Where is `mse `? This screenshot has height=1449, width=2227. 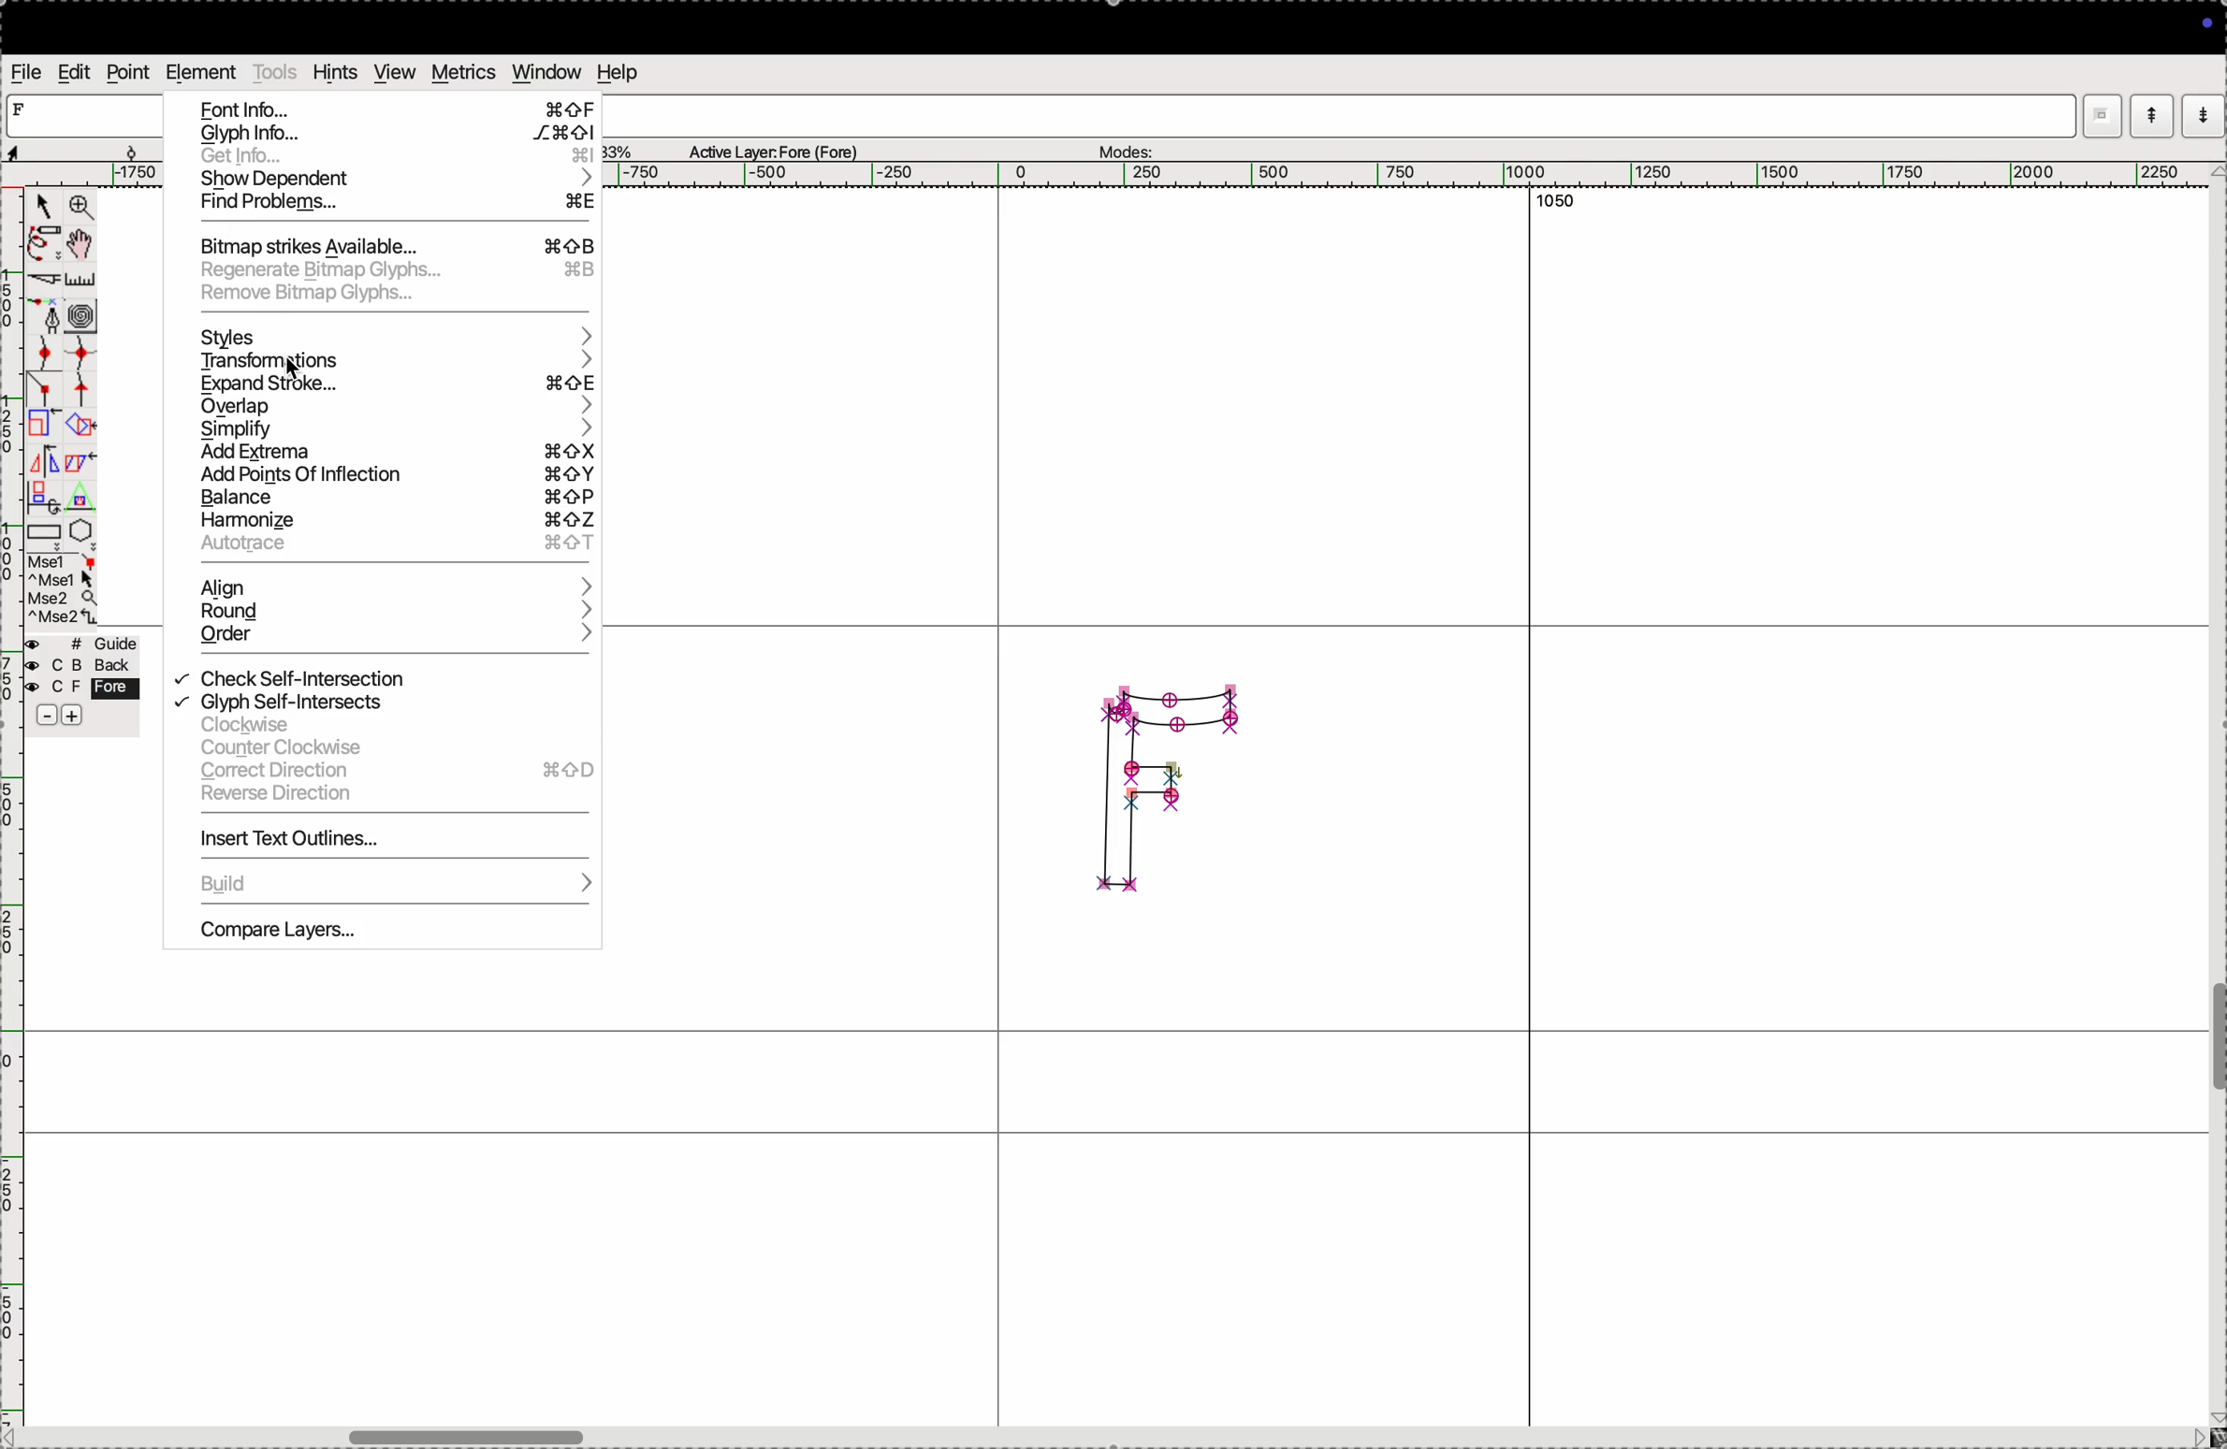
mse  is located at coordinates (65, 589).